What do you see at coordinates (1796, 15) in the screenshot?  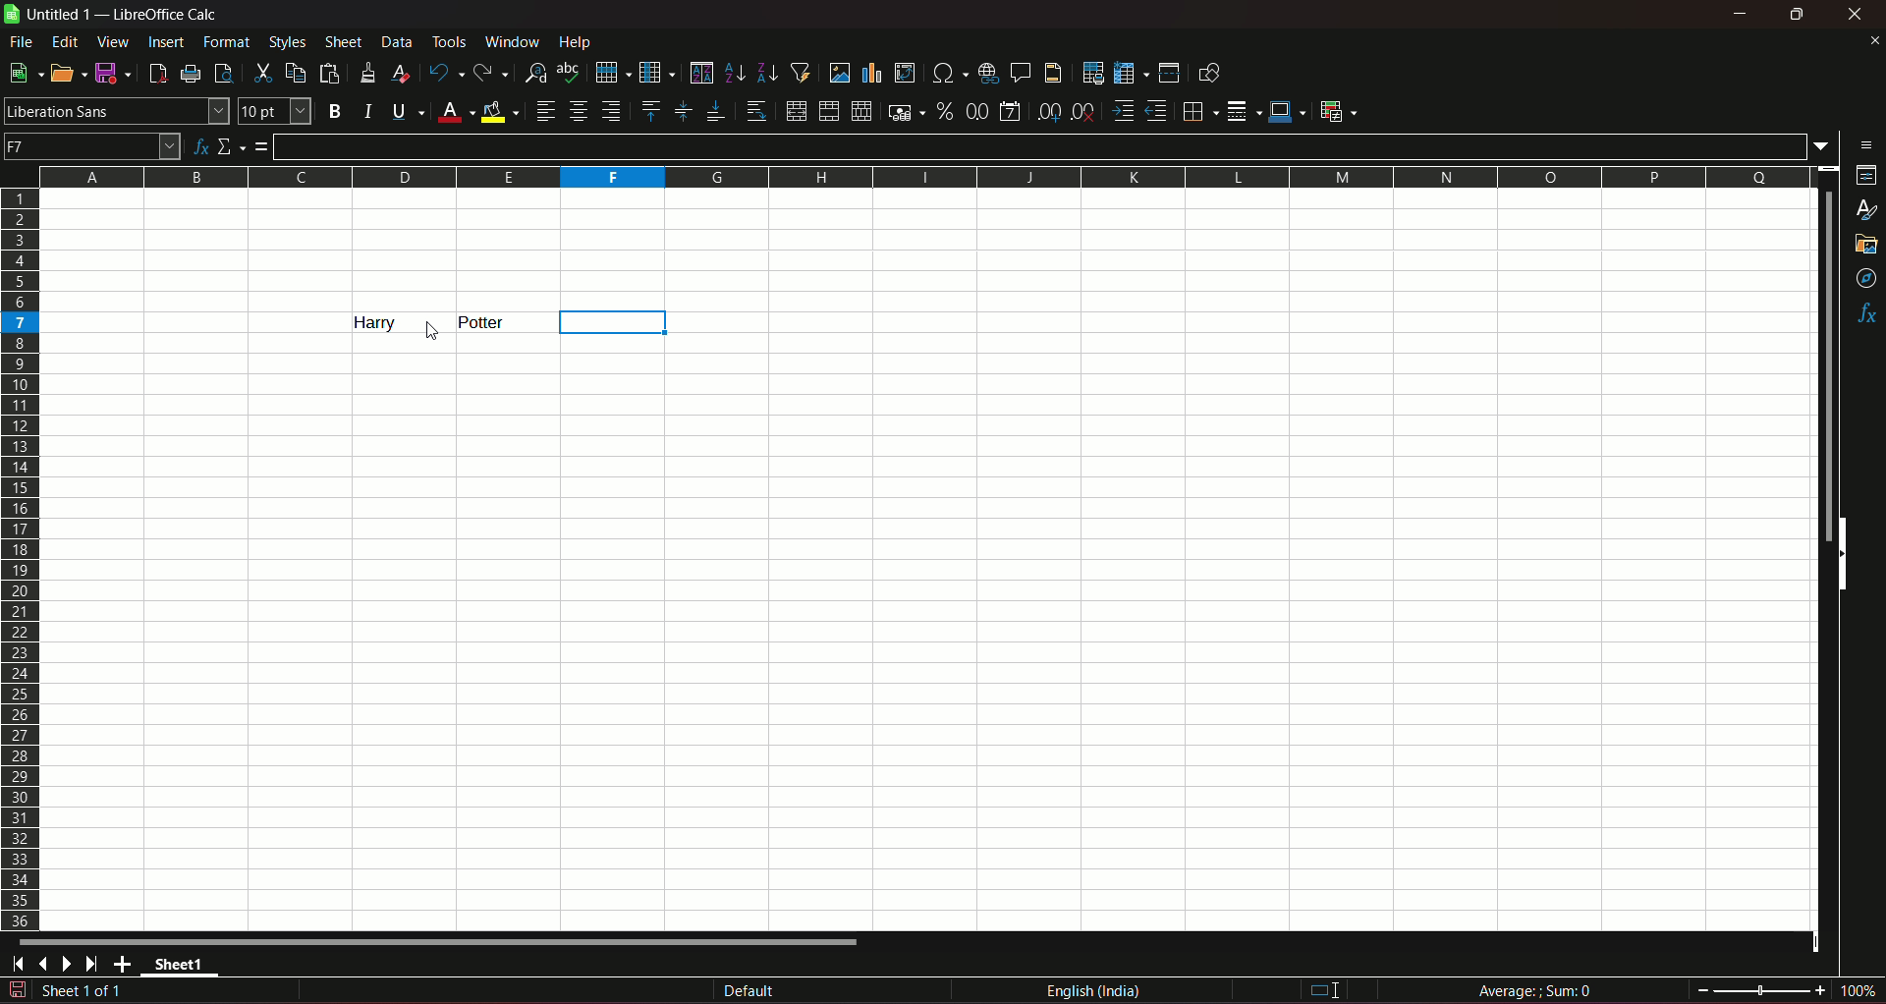 I see `minimize & maximize` at bounding box center [1796, 15].